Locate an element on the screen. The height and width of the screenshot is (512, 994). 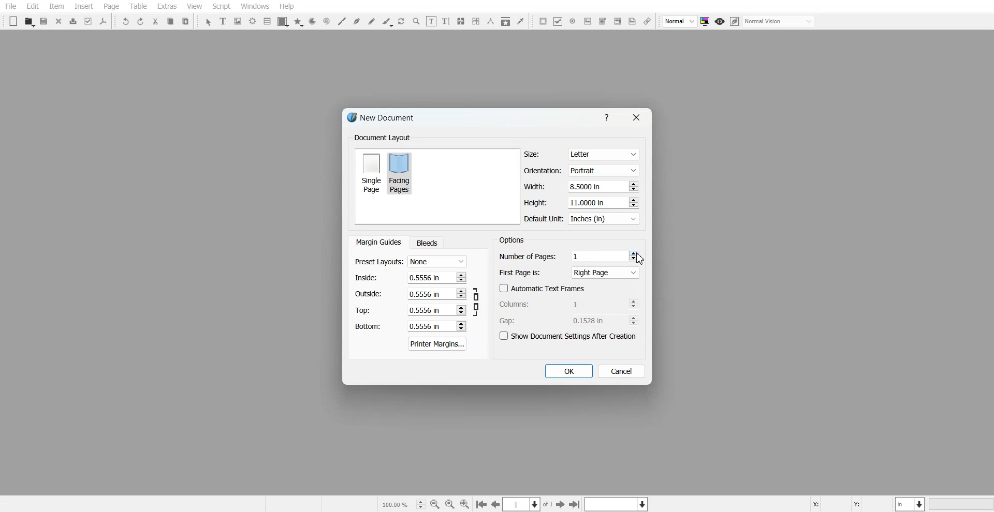
Height adjuster is located at coordinates (582, 202).